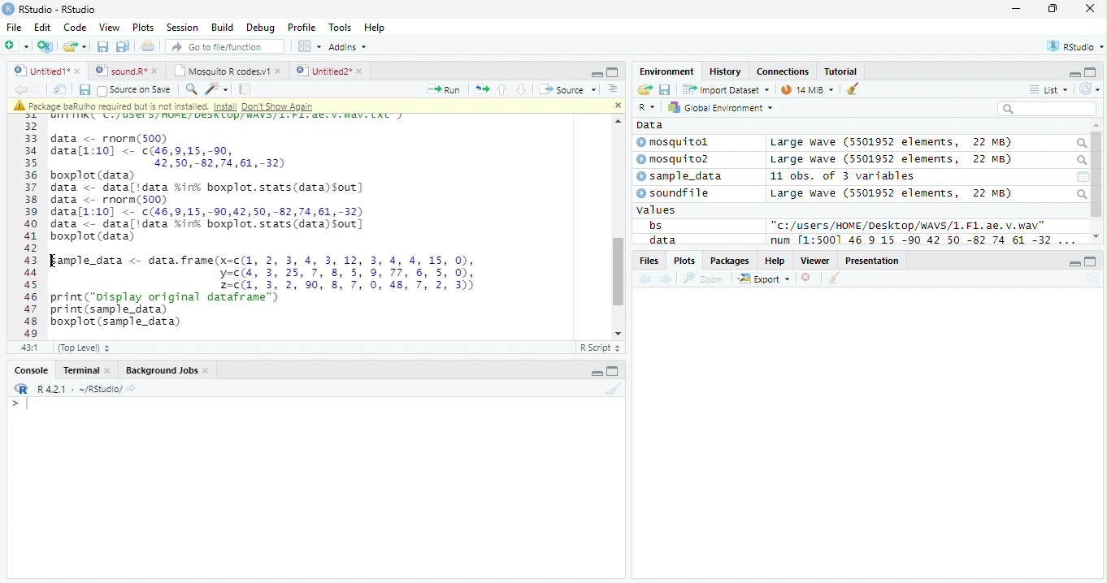  What do you see at coordinates (1090, 89) in the screenshot?
I see `Refresh` at bounding box center [1090, 89].